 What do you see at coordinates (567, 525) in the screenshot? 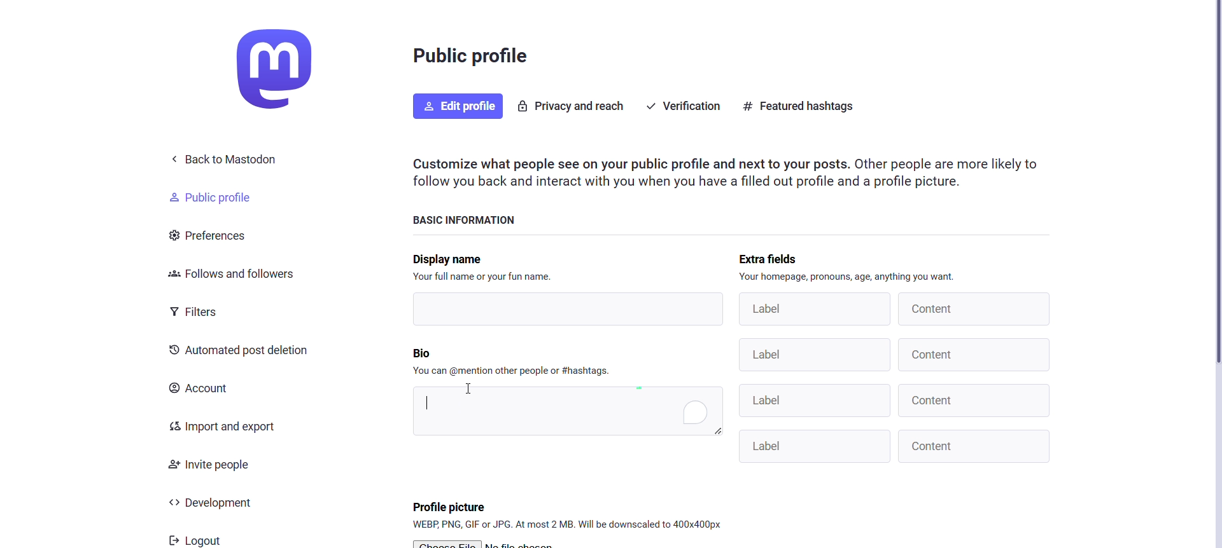
I see `WEBP, PNG, GIF or JPG. At most 2 MB. Will be downscaled to 400x400px` at bounding box center [567, 525].